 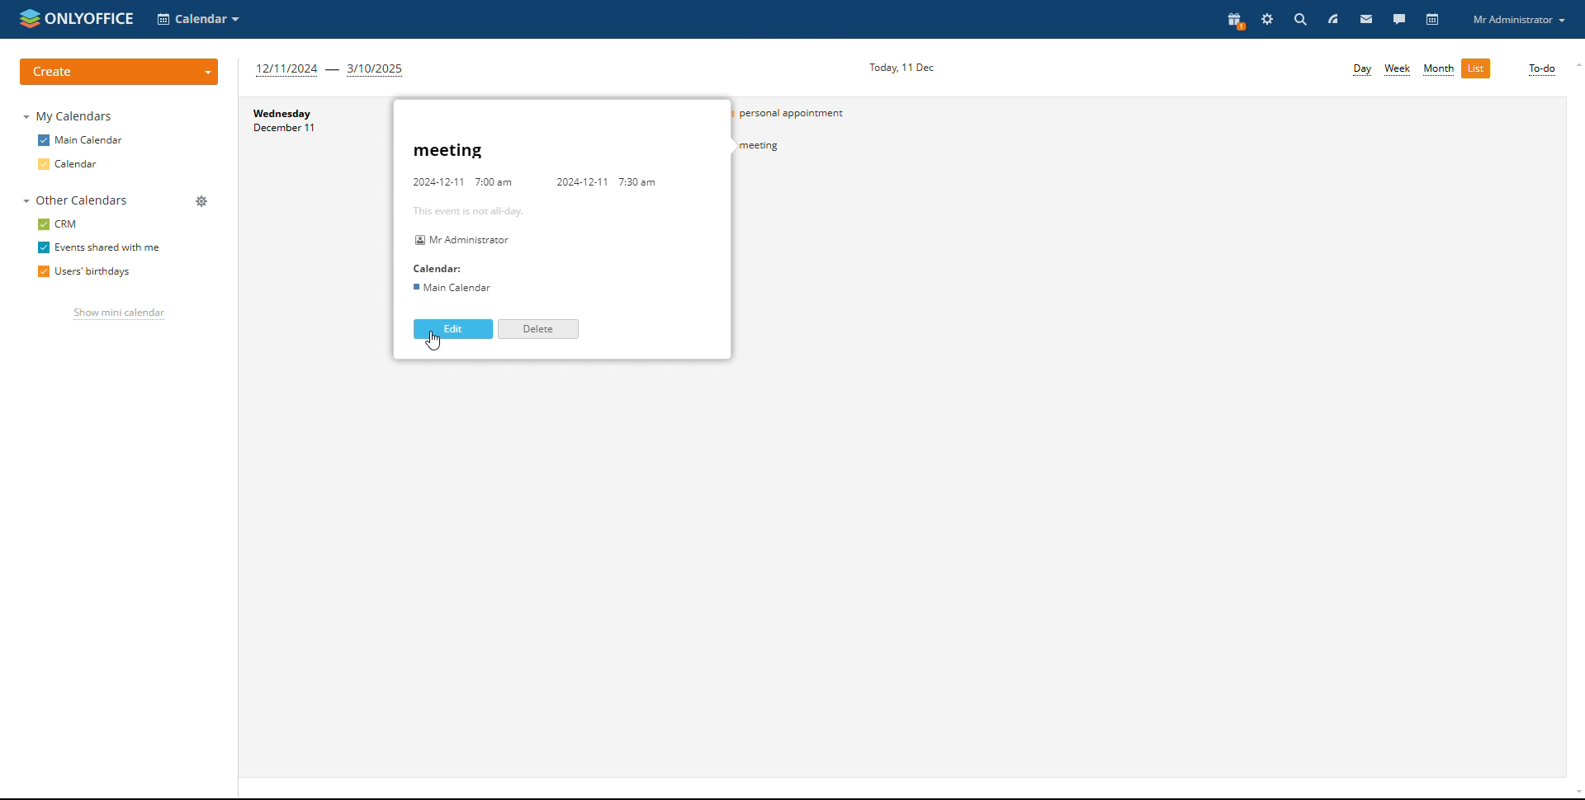 What do you see at coordinates (812, 147) in the screenshot?
I see `event` at bounding box center [812, 147].